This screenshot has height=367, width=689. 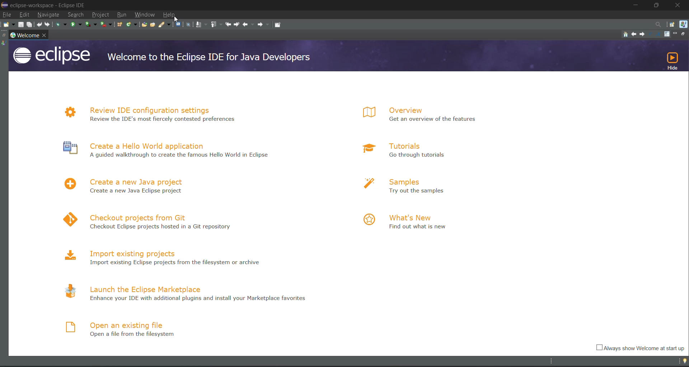 What do you see at coordinates (626, 34) in the screenshot?
I see `home` at bounding box center [626, 34].